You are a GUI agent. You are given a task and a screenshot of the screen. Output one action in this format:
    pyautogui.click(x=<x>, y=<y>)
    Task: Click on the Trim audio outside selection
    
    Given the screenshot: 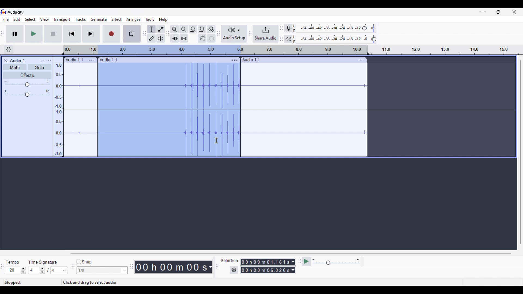 What is the action you would take?
    pyautogui.click(x=175, y=38)
    